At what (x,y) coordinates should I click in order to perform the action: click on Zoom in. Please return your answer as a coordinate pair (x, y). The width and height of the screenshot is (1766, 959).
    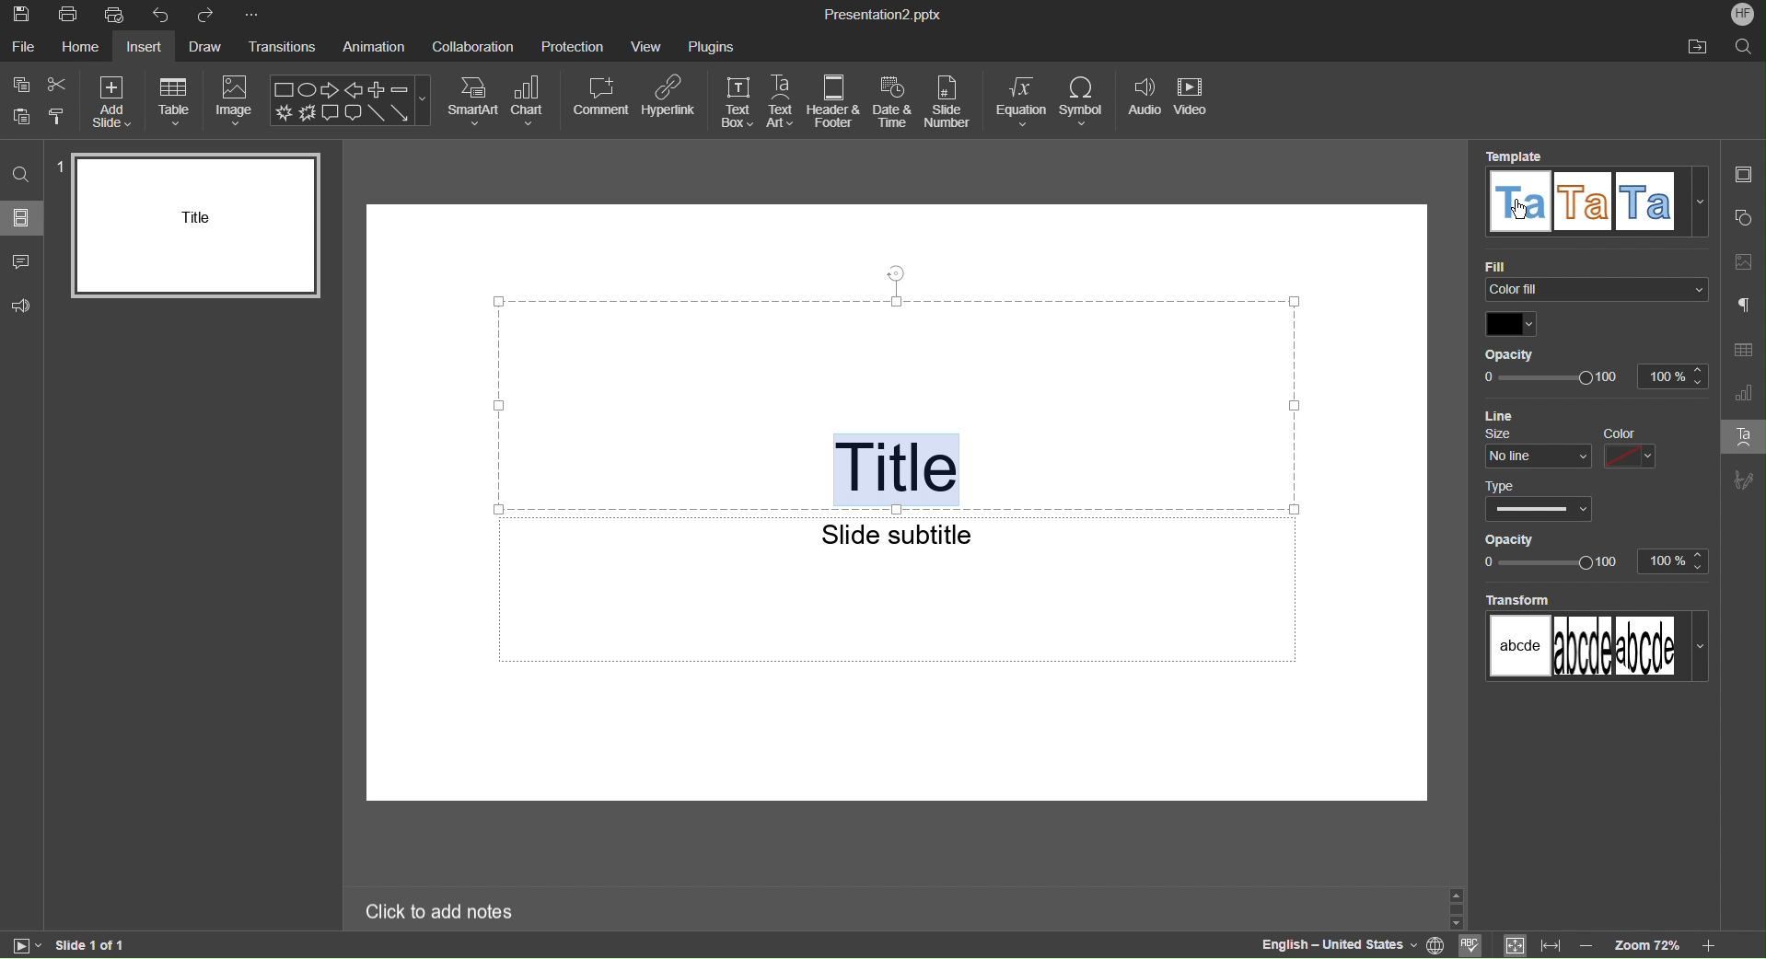
    Looking at the image, I should click on (1712, 947).